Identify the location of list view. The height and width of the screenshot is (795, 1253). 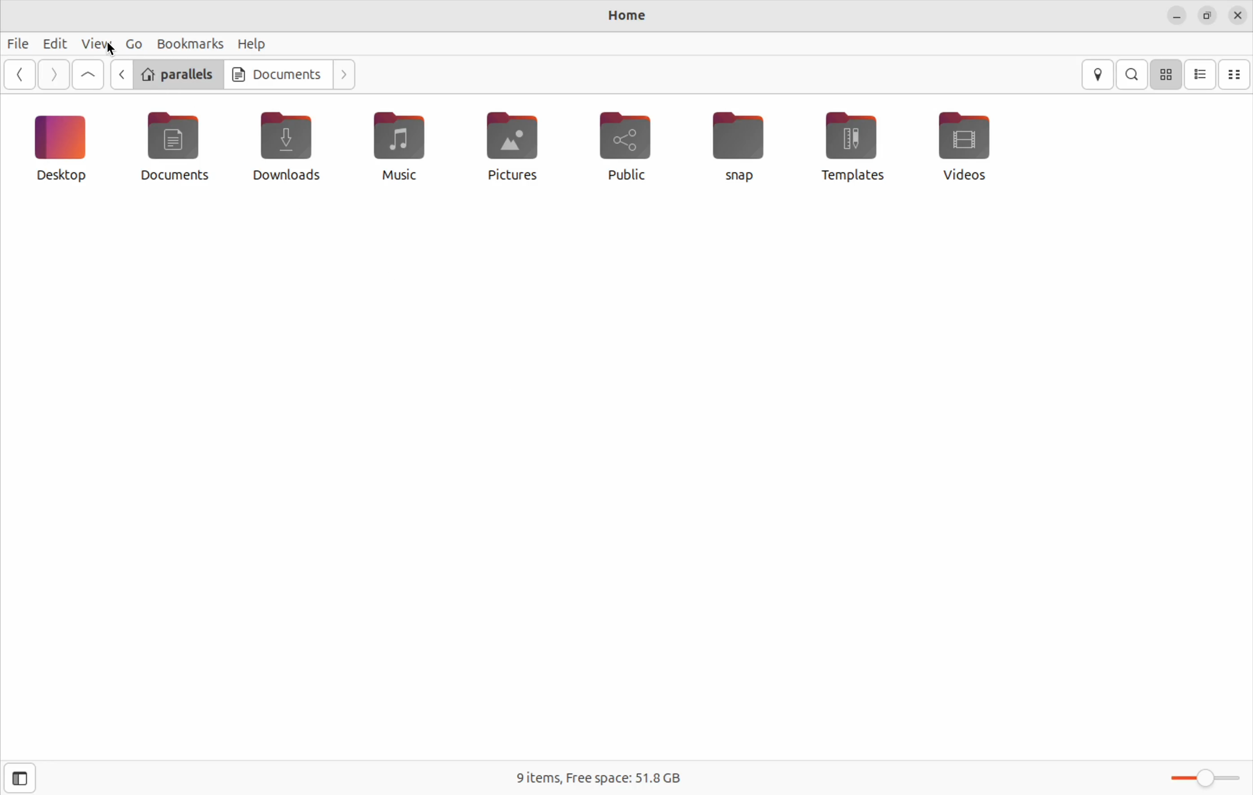
(1200, 75).